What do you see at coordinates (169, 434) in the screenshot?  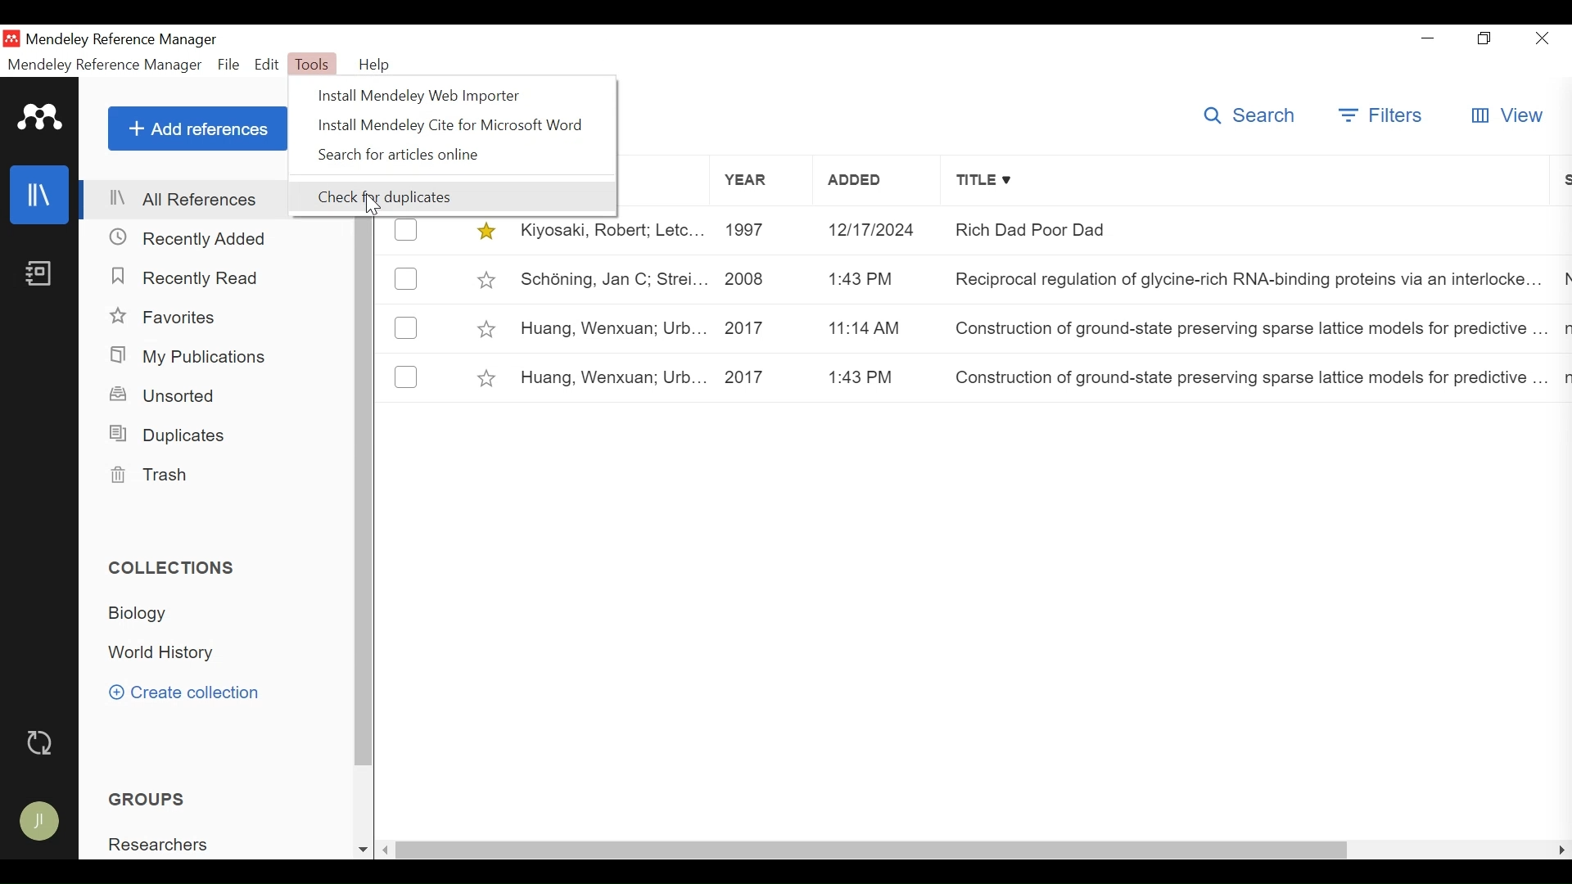 I see `Duplicates` at bounding box center [169, 434].